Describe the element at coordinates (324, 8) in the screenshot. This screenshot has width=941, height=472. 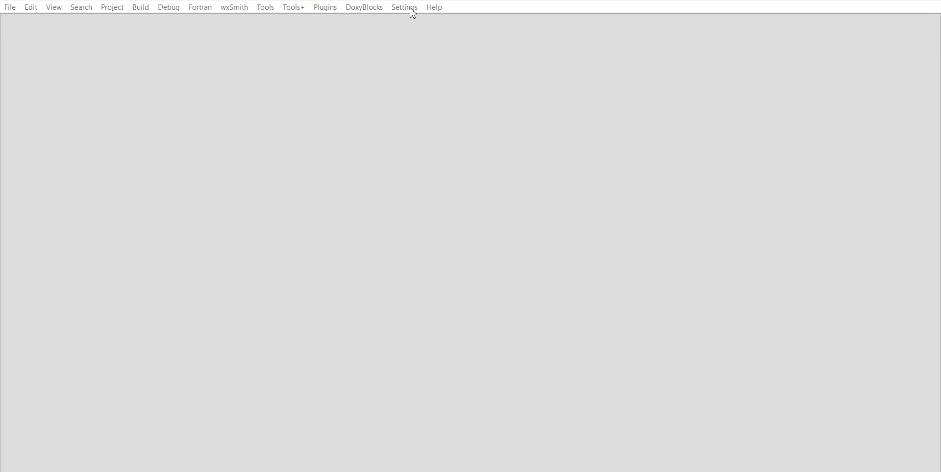
I see `Plugins` at that location.